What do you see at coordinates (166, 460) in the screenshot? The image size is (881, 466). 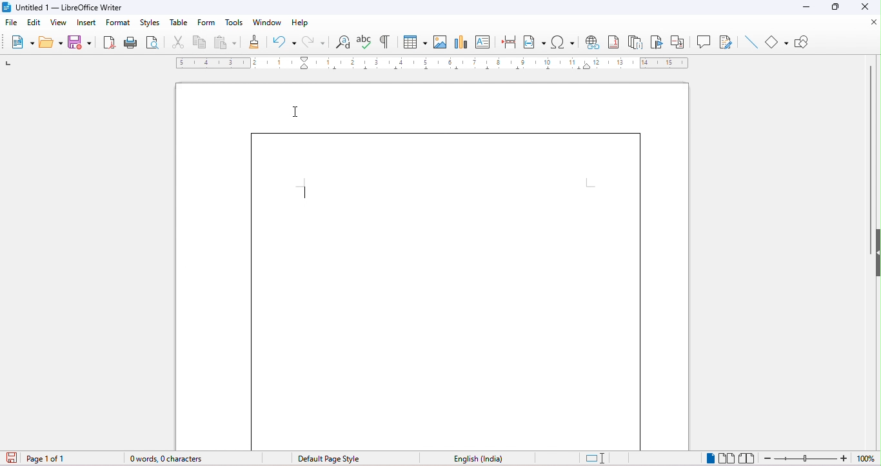 I see `word and character count` at bounding box center [166, 460].